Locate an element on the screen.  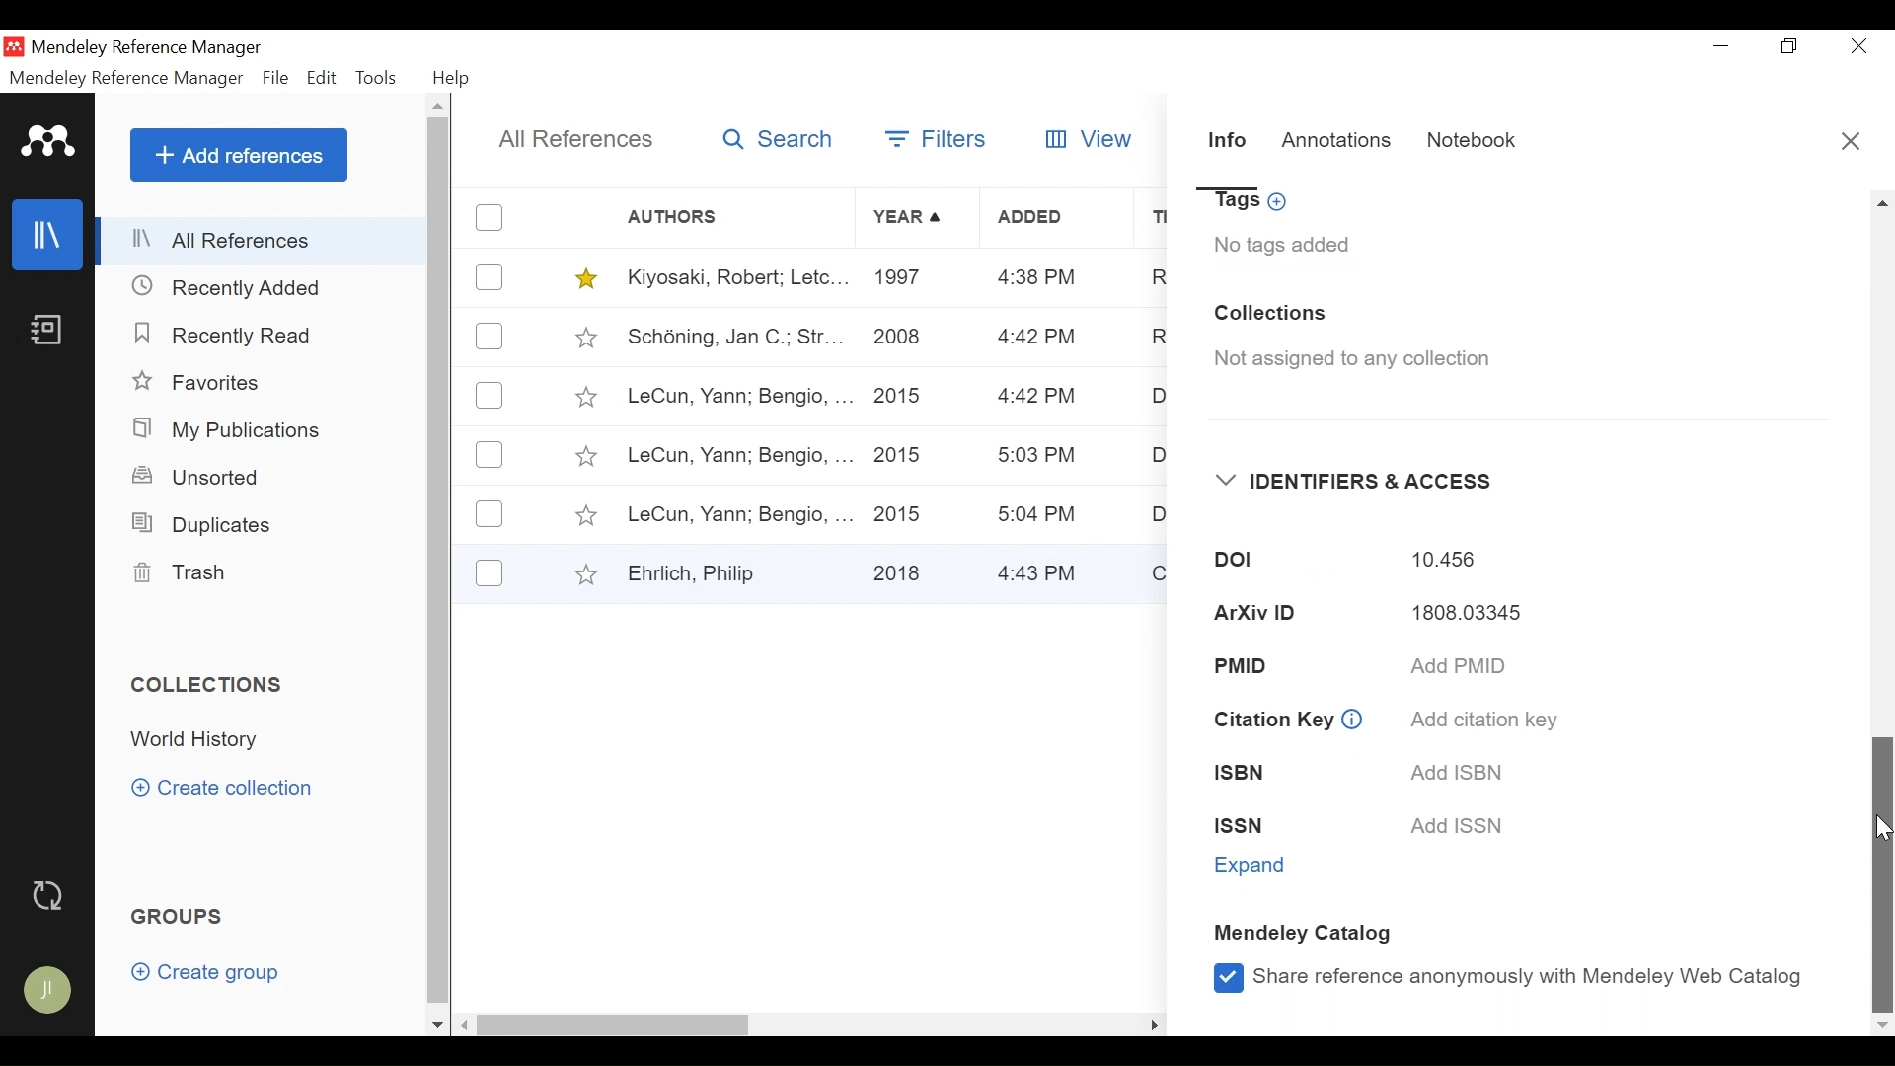
No tags added is located at coordinates (1282, 245).